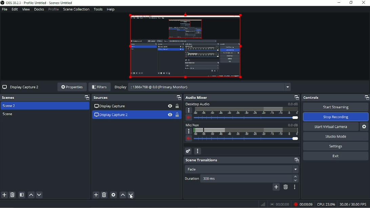 The width and height of the screenshot is (370, 208). I want to click on File, so click(4, 9).